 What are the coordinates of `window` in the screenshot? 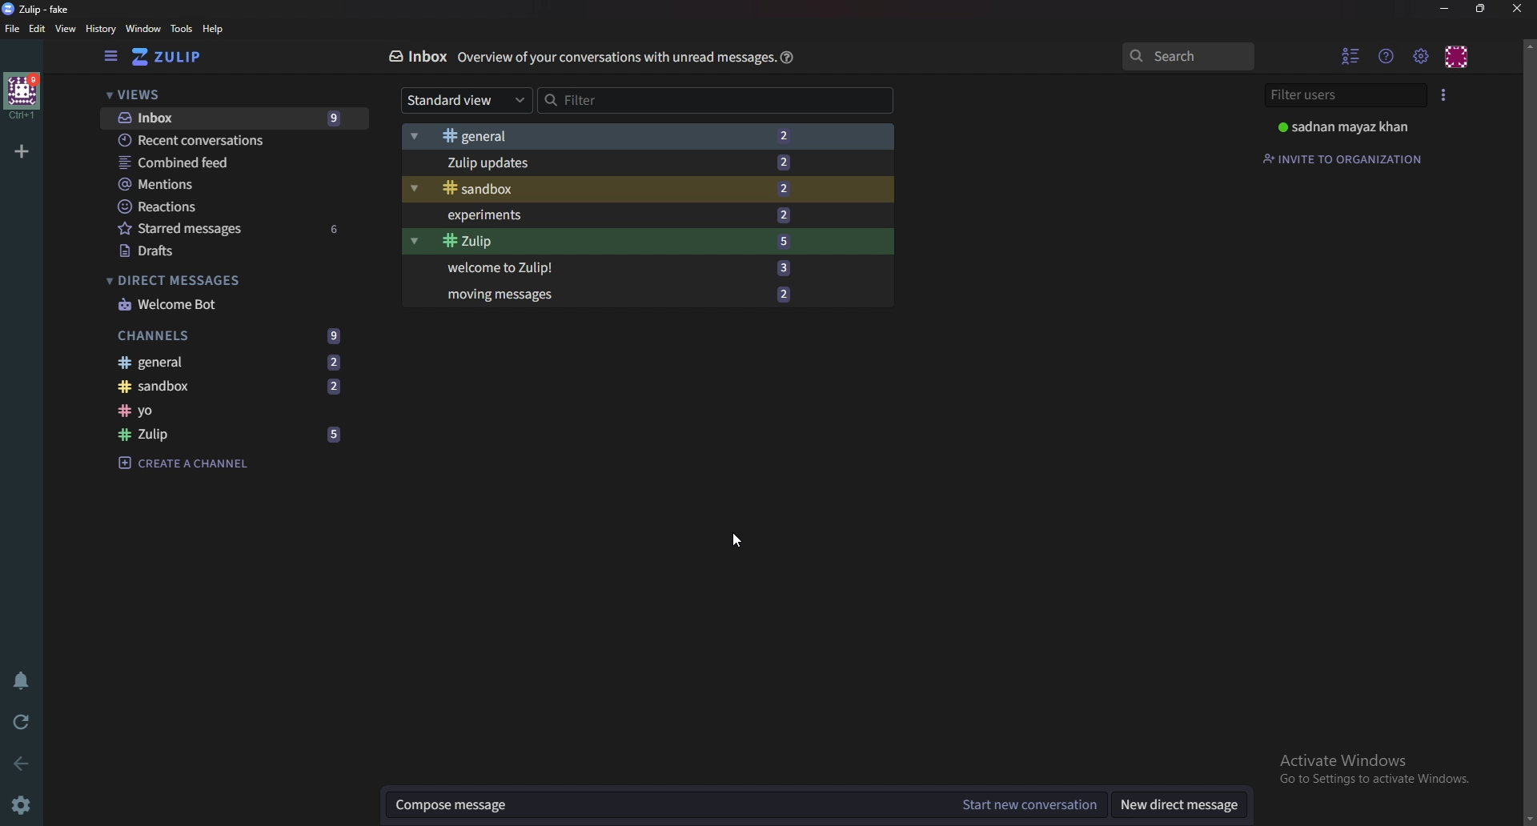 It's located at (143, 28).